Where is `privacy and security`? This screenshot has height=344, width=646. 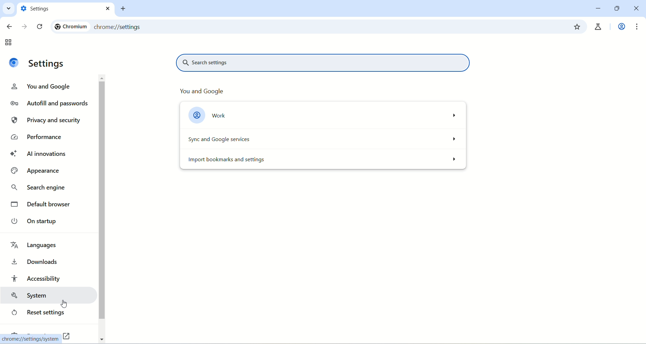
privacy and security is located at coordinates (45, 119).